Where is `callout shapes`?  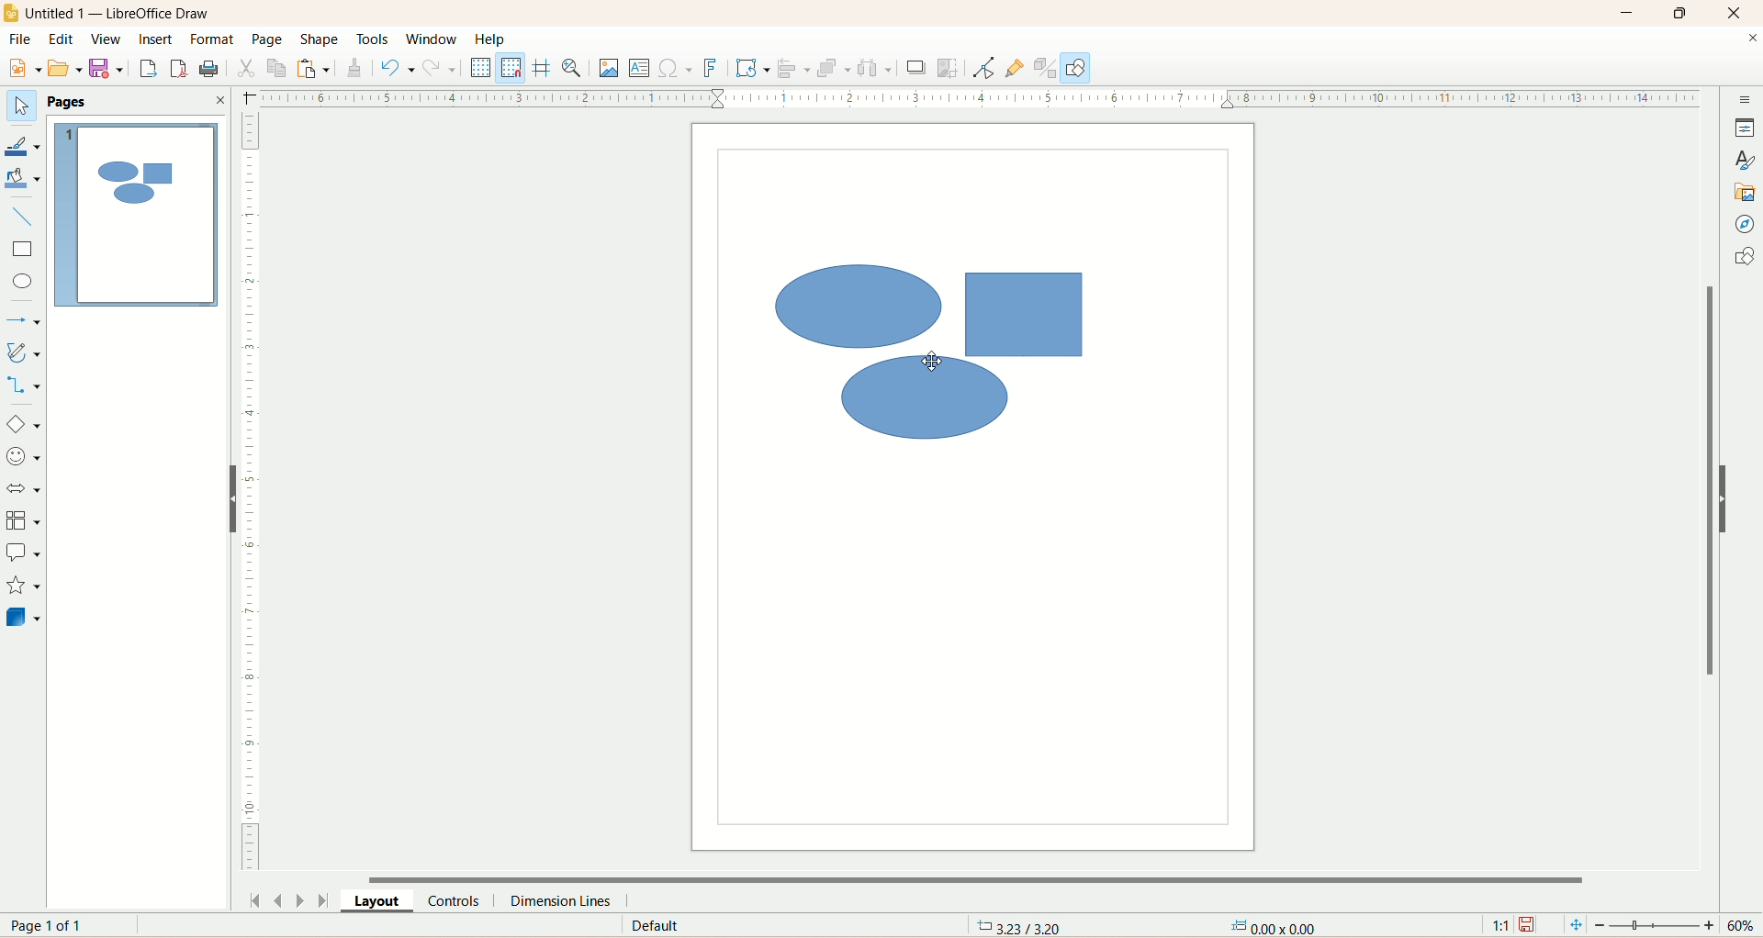
callout shapes is located at coordinates (23, 554).